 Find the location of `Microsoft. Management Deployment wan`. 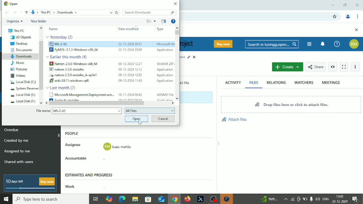

Microsoft. Management Deployment wan is located at coordinates (81, 95).